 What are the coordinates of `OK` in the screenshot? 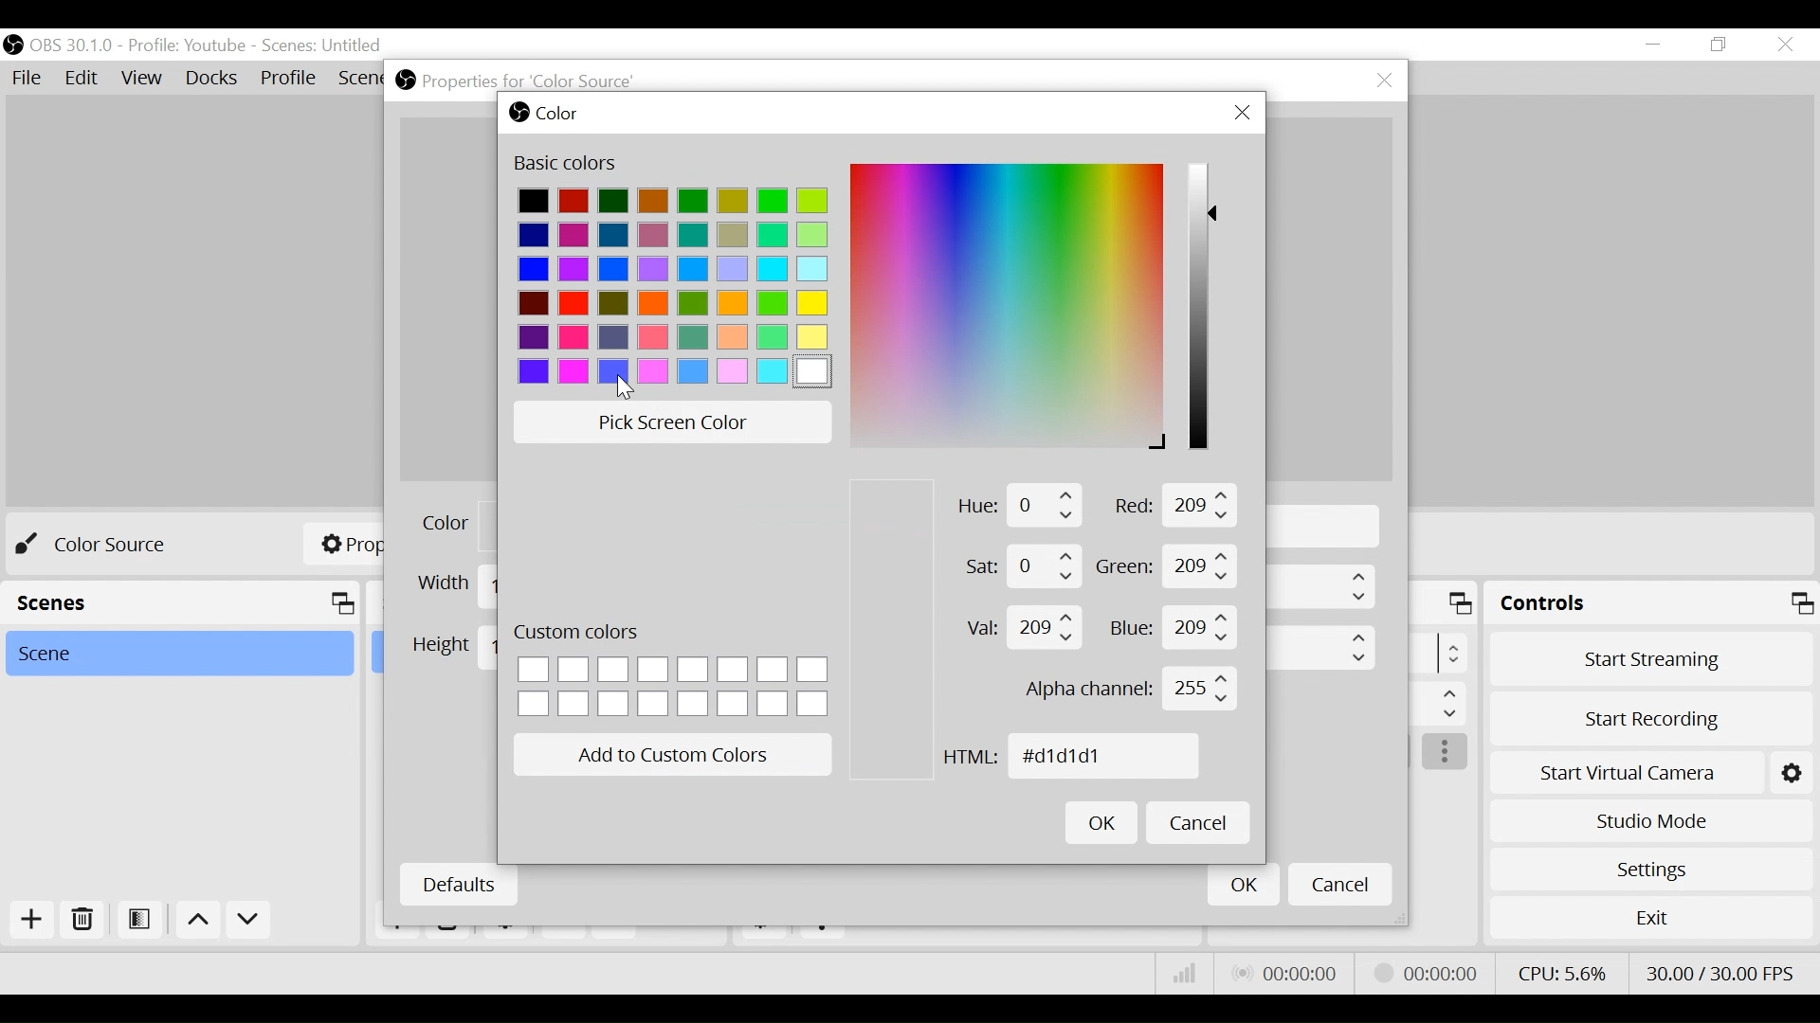 It's located at (1242, 886).